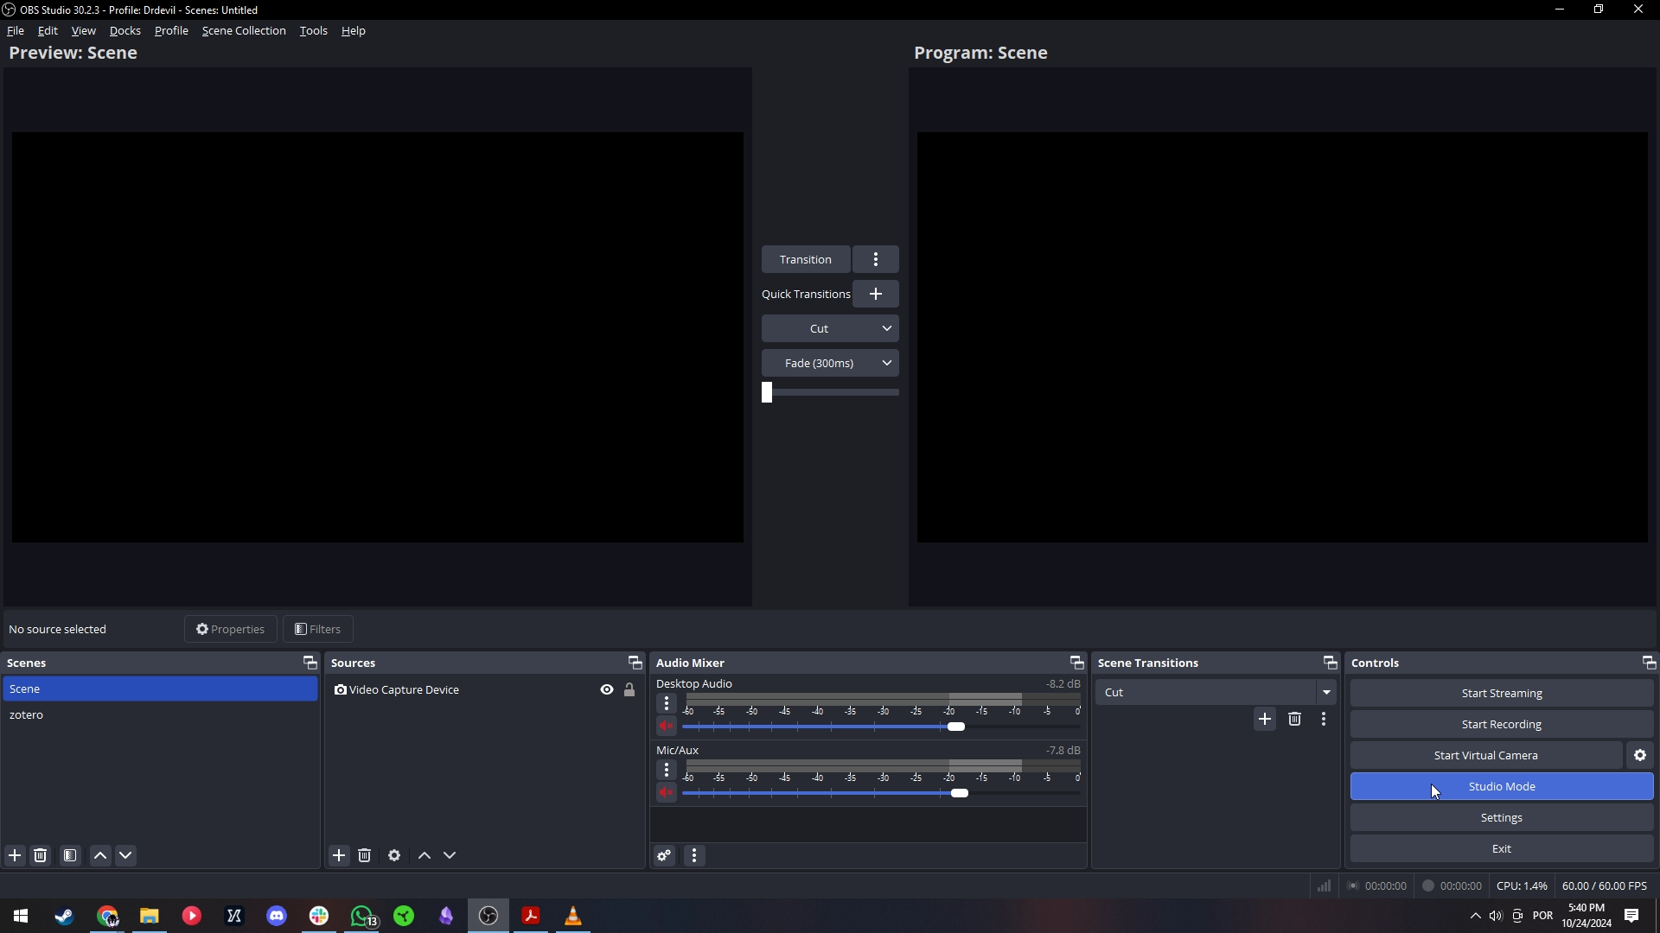  Describe the element at coordinates (276, 914) in the screenshot. I see `discord` at that location.